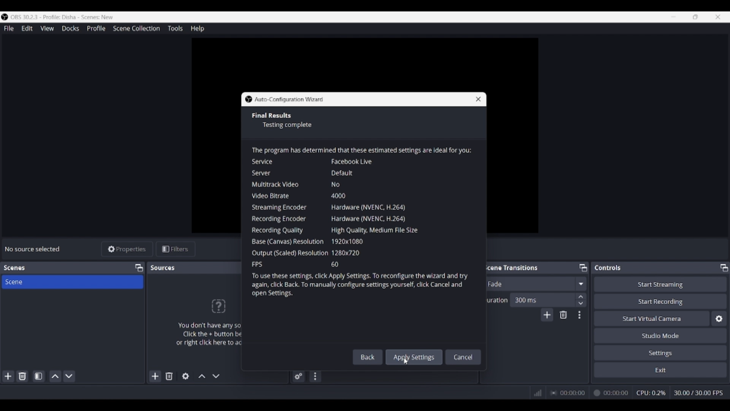 The image size is (730, 411). I want to click on Apply all inputs made, so click(414, 357).